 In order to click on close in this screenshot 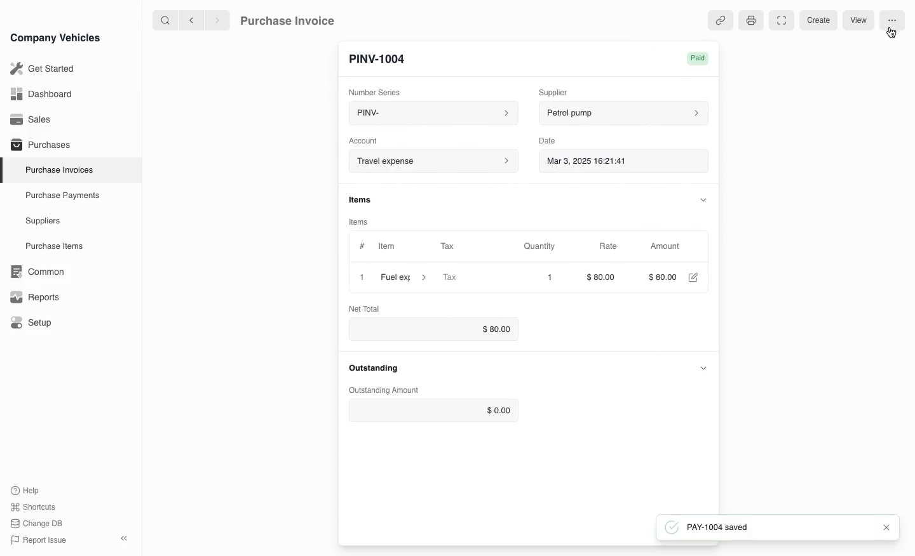, I will do `click(889, 527)`.